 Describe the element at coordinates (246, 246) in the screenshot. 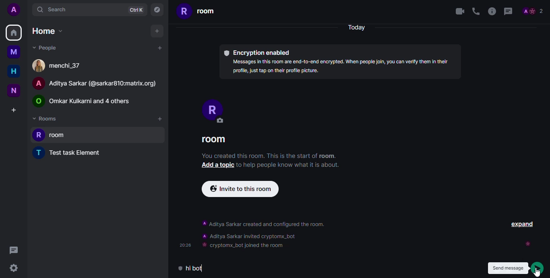

I see `bot joined` at that location.